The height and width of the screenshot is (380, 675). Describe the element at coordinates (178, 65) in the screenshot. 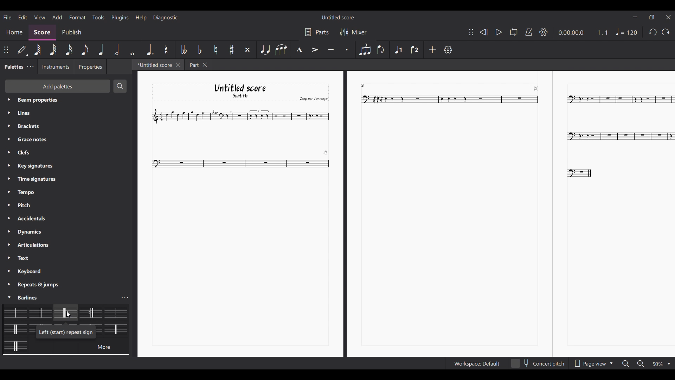

I see `Close current tab` at that location.